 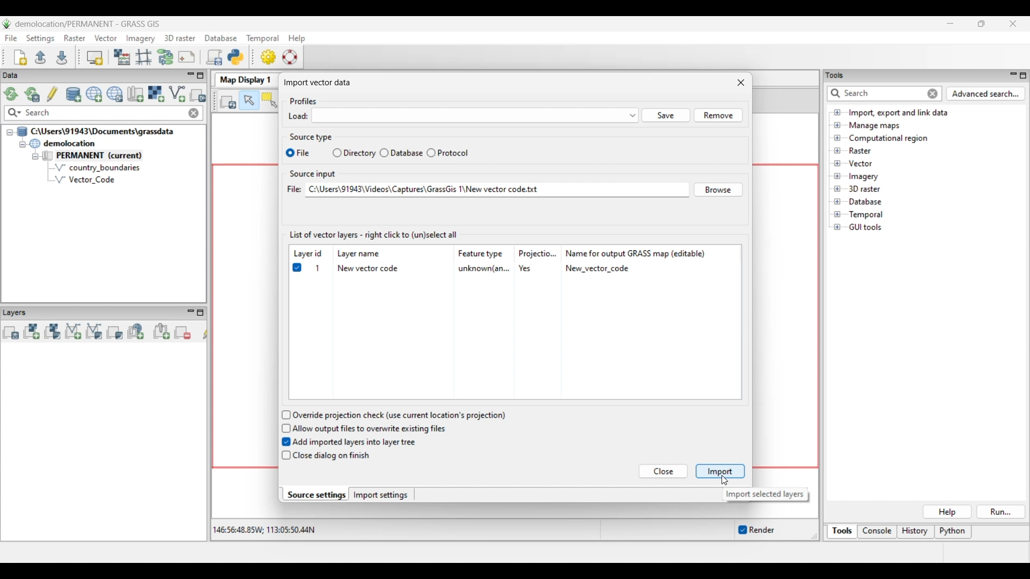 I want to click on Click to open files under Import, export and link data, so click(x=837, y=112).